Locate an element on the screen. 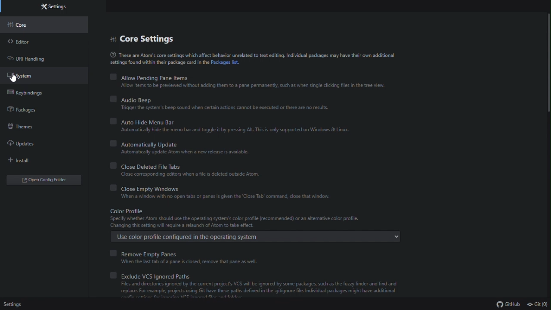 The height and width of the screenshot is (310, 551). Exclude VCS ignored paths is located at coordinates (264, 276).